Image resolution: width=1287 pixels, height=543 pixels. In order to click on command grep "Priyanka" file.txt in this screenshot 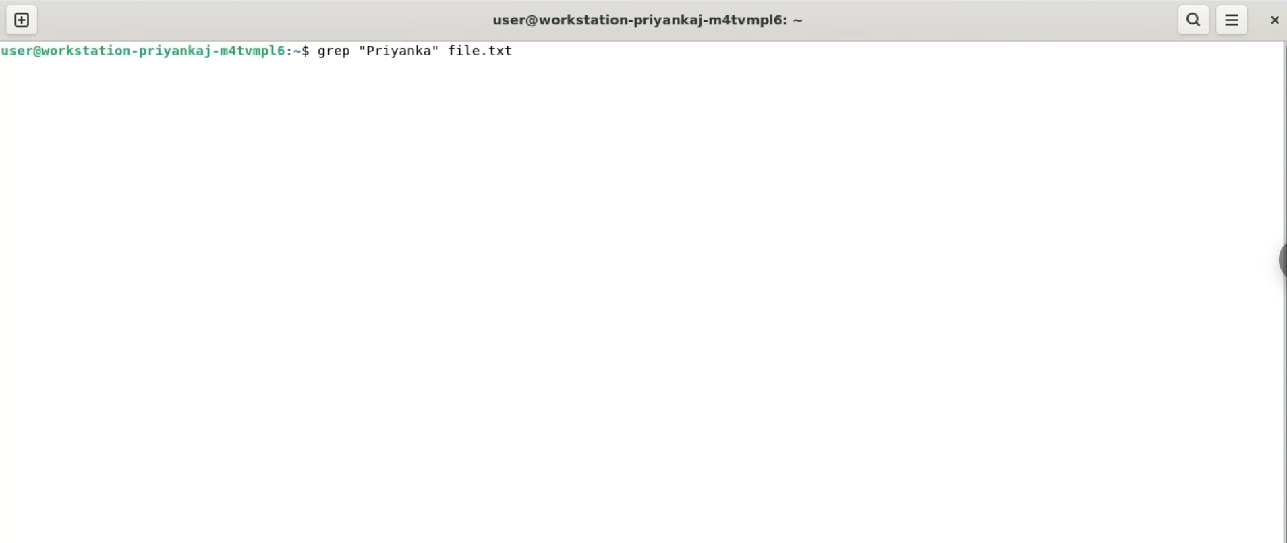, I will do `click(426, 53)`.